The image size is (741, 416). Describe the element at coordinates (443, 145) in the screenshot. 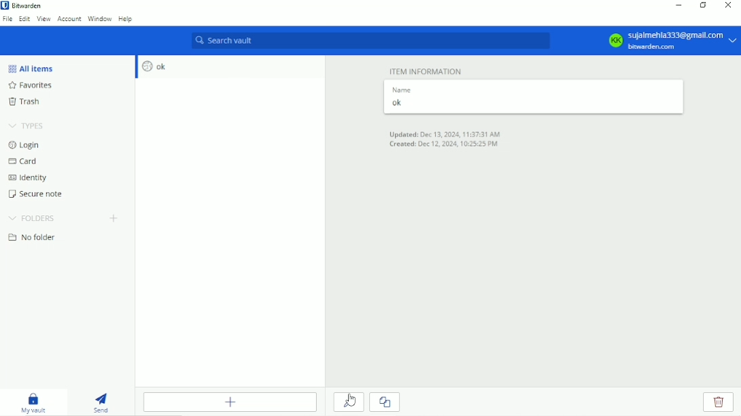

I see `Created on Dec 12, 2024, 10:25:25 PM` at that location.